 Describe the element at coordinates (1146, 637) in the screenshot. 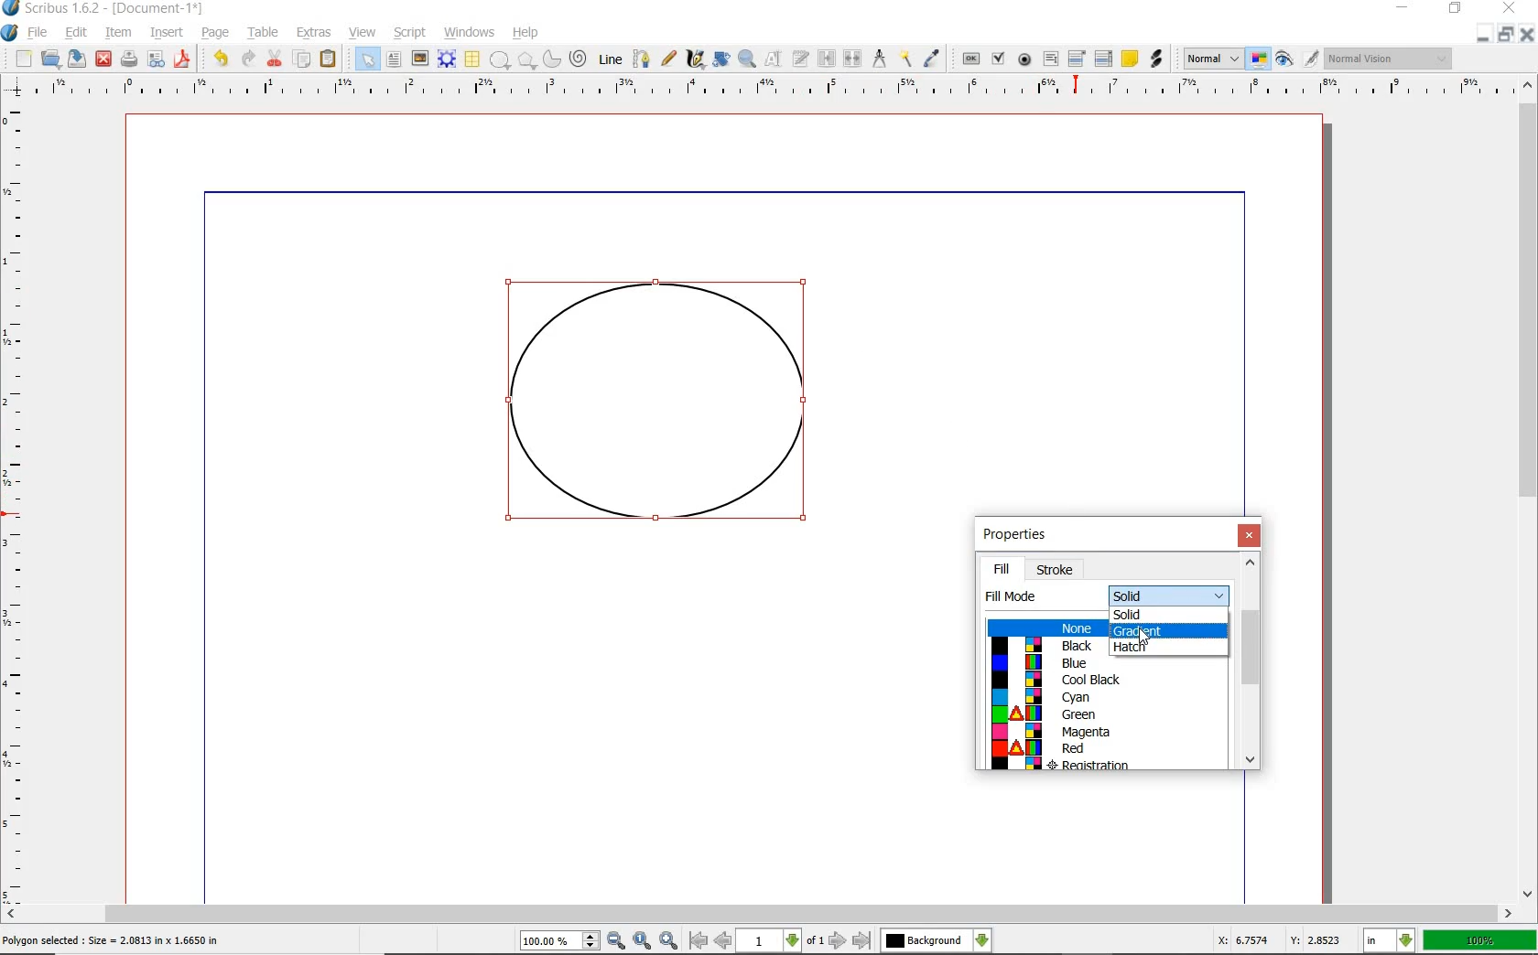

I see `shape tool` at that location.